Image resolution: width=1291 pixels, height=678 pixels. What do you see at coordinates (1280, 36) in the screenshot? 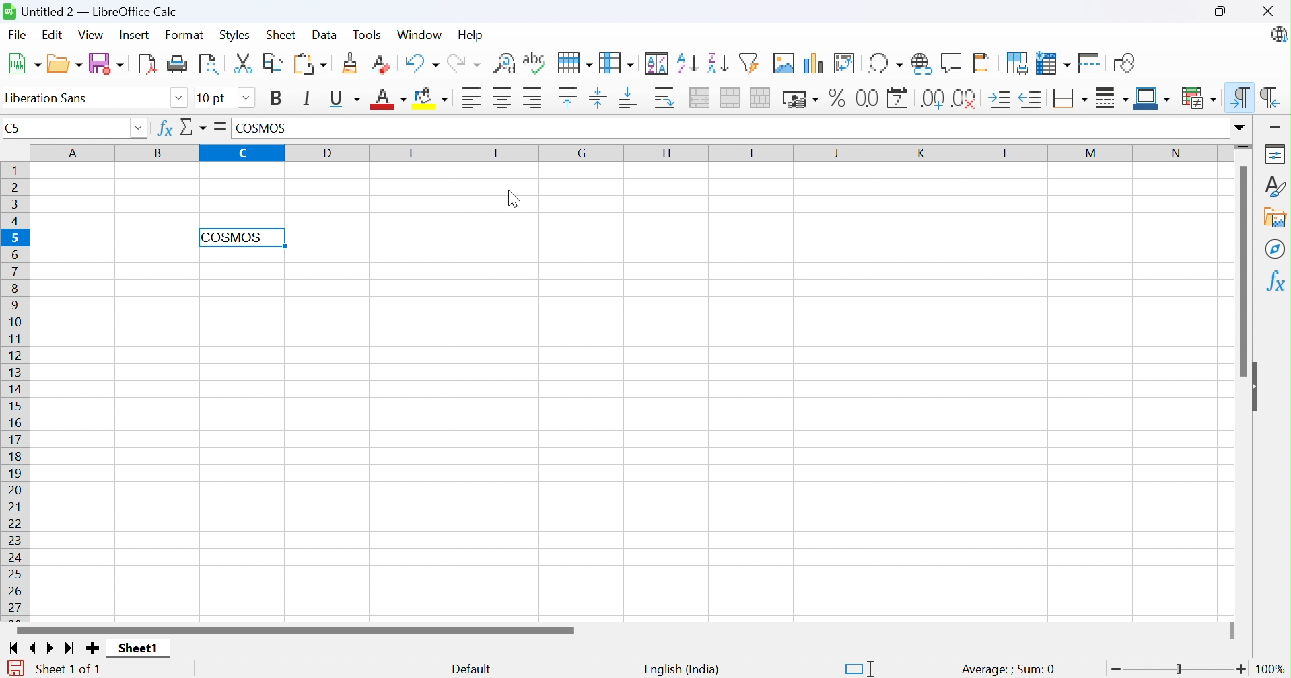
I see `LibreOffice update available` at bounding box center [1280, 36].